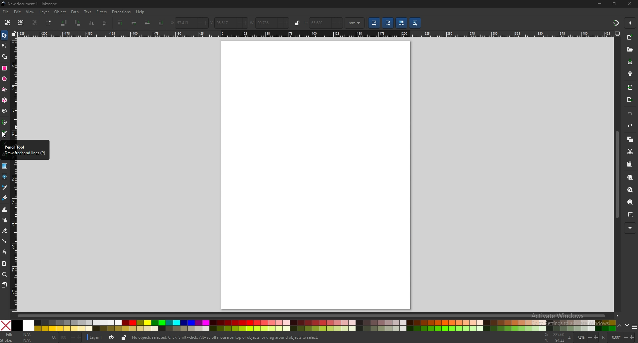  What do you see at coordinates (229, 23) in the screenshot?
I see `y coordinates` at bounding box center [229, 23].